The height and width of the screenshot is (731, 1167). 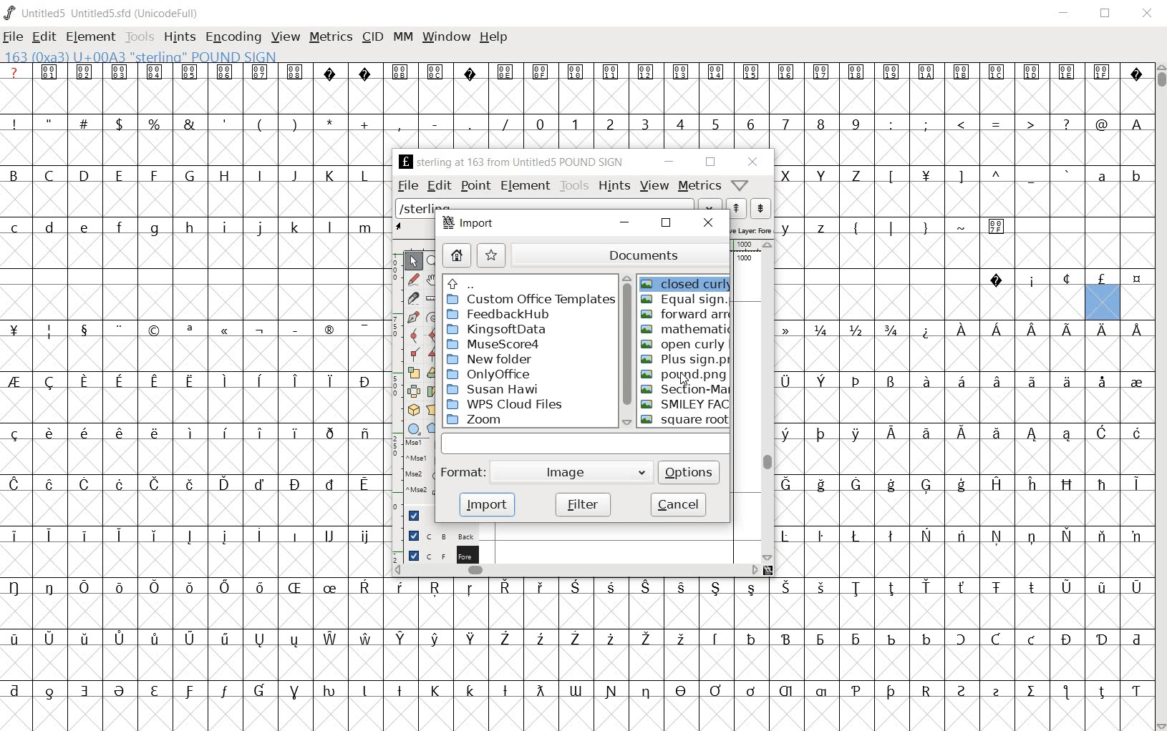 I want to click on Symbol, so click(x=1066, y=382).